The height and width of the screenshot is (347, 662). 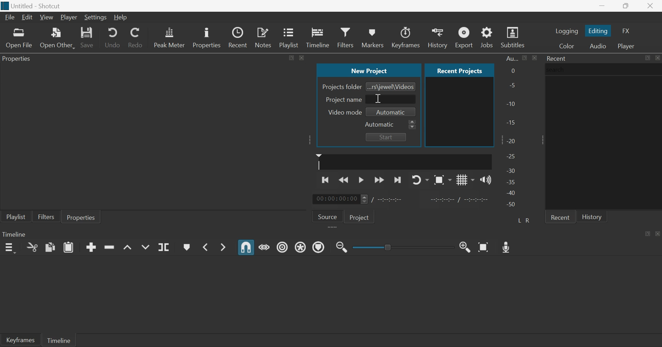 I want to click on Maximize, so click(x=525, y=58).